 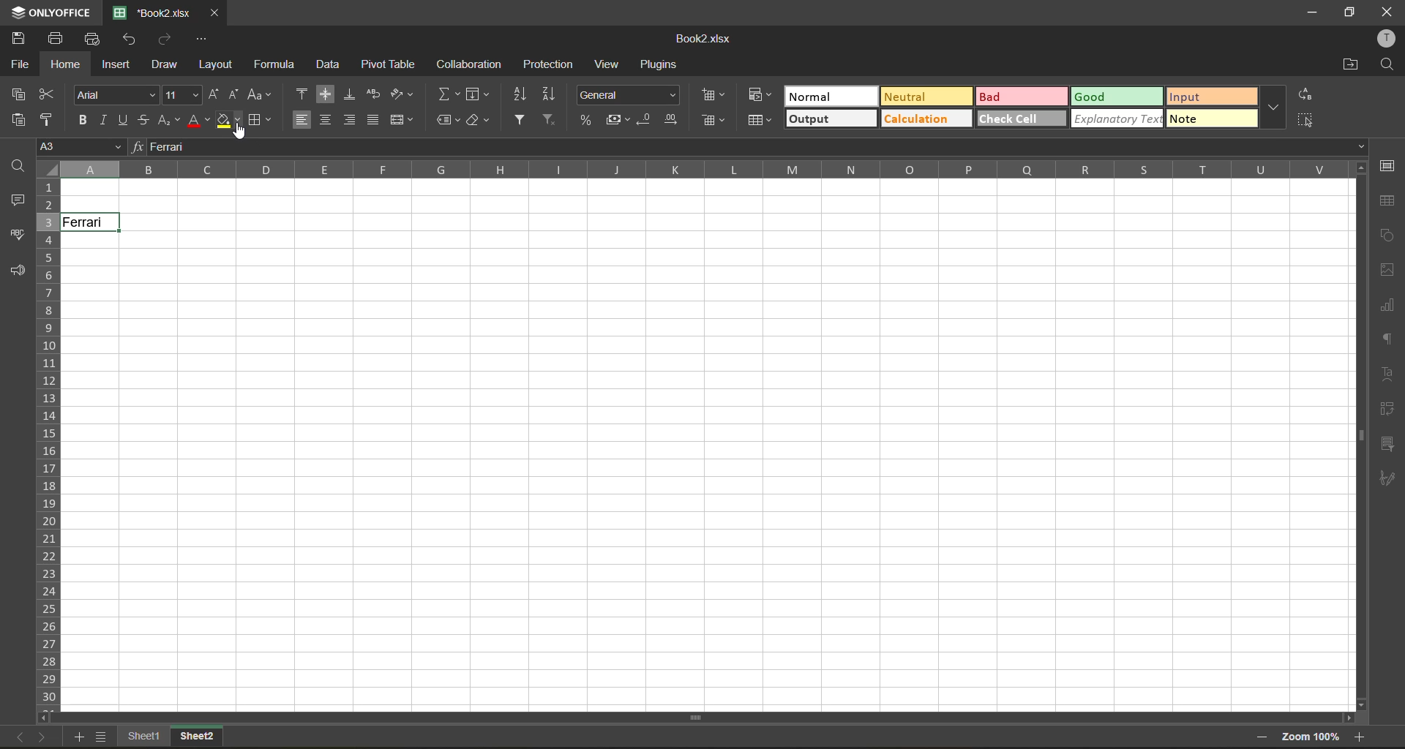 I want to click on font size, so click(x=181, y=96).